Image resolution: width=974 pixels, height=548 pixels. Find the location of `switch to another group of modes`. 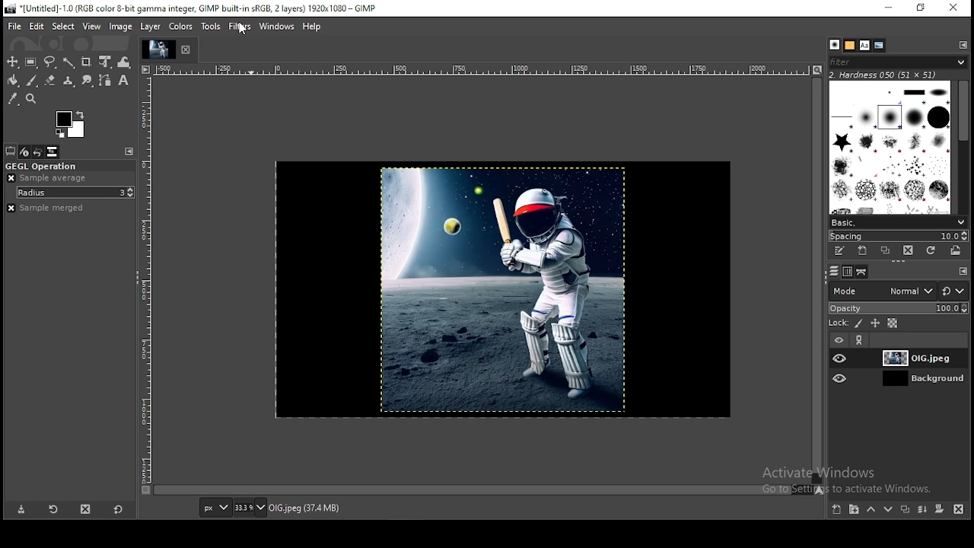

switch to another group of modes is located at coordinates (953, 291).